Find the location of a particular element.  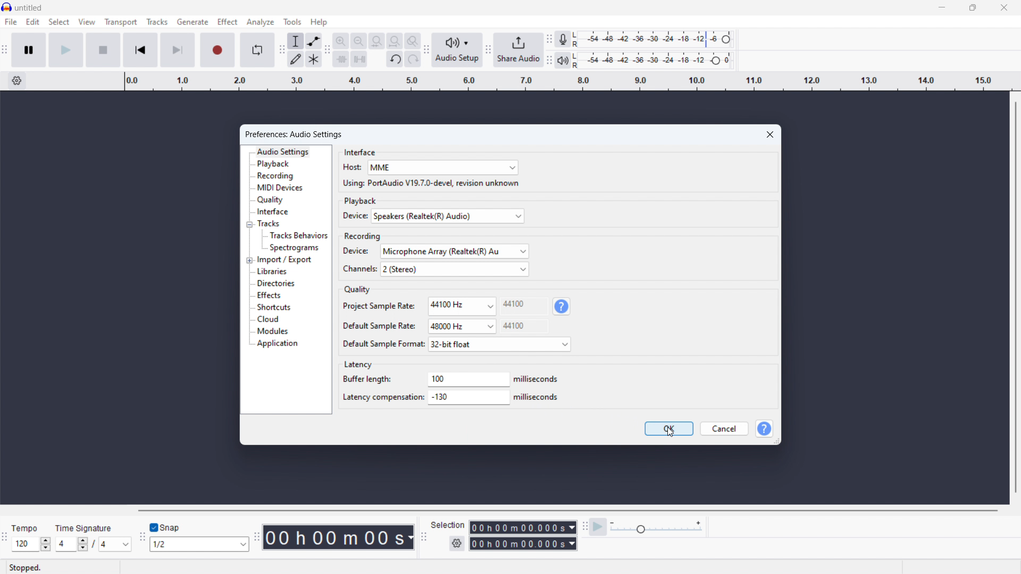

horizontal scrollbar is located at coordinates (569, 511).